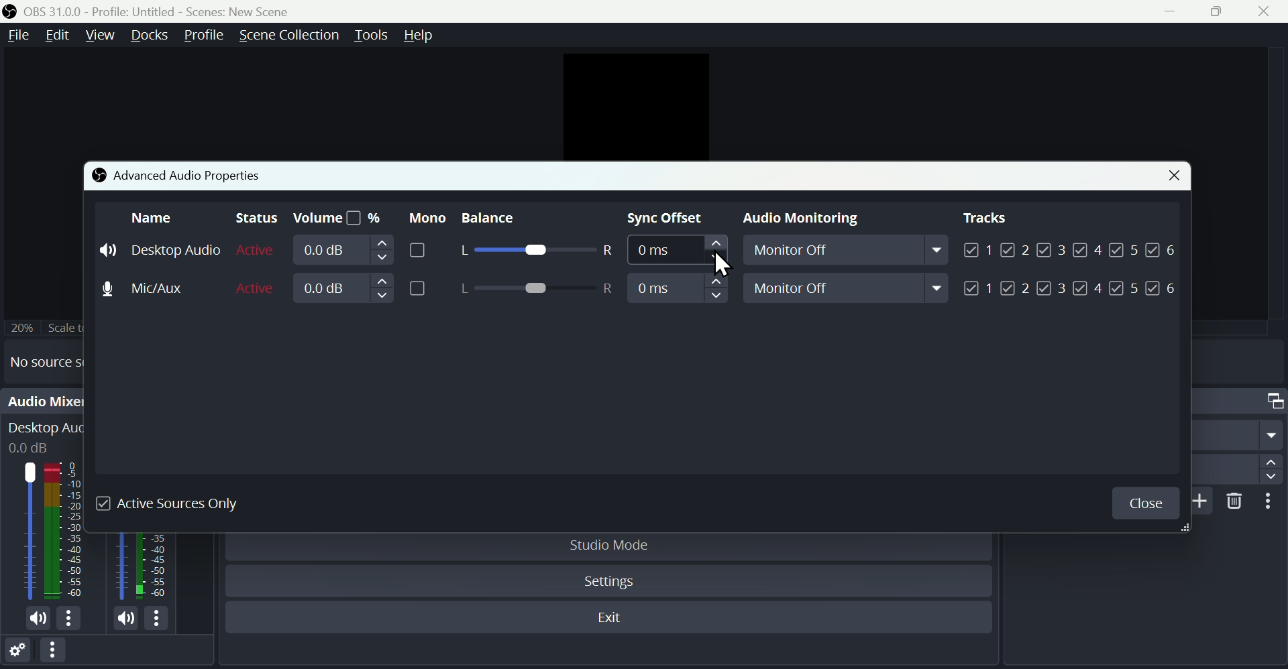 The image size is (1288, 669). What do you see at coordinates (976, 249) in the screenshot?
I see `(un)check Track 1` at bounding box center [976, 249].